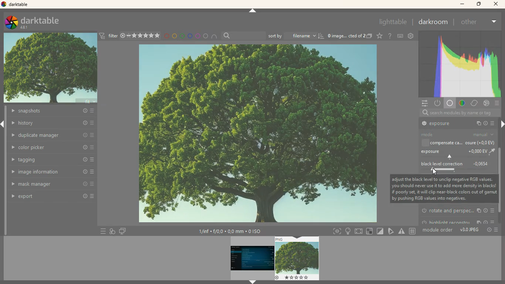  I want to click on color picker, so click(53, 147).